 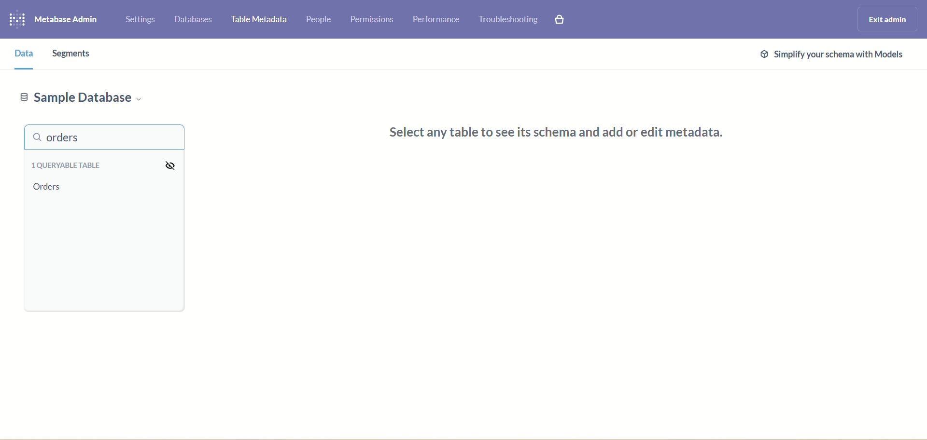 I want to click on visibility, so click(x=169, y=167).